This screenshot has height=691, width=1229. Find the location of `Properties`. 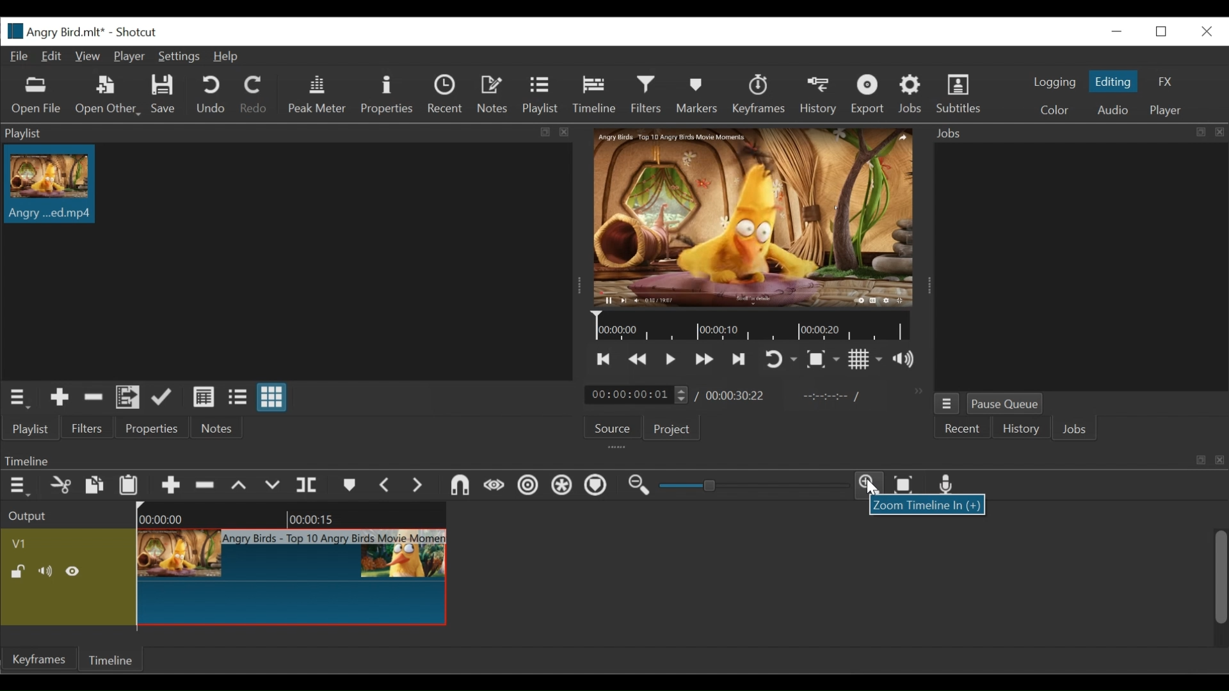

Properties is located at coordinates (152, 429).